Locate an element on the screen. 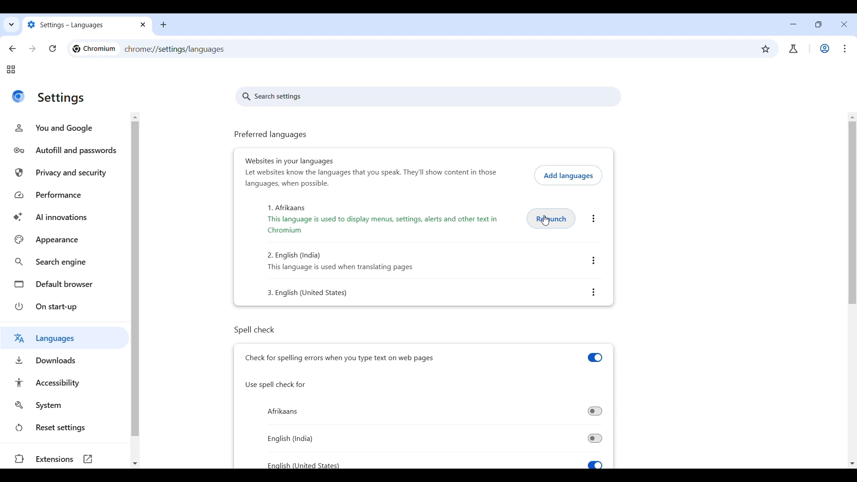  Reset settings is located at coordinates (67, 428).